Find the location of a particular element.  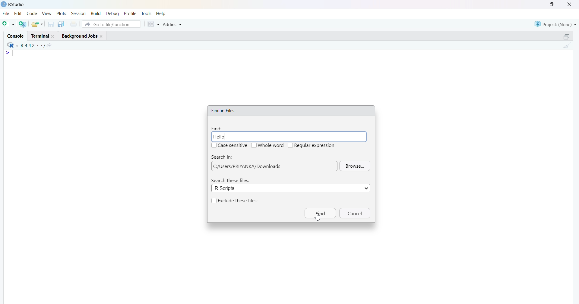

grid is located at coordinates (153, 24).